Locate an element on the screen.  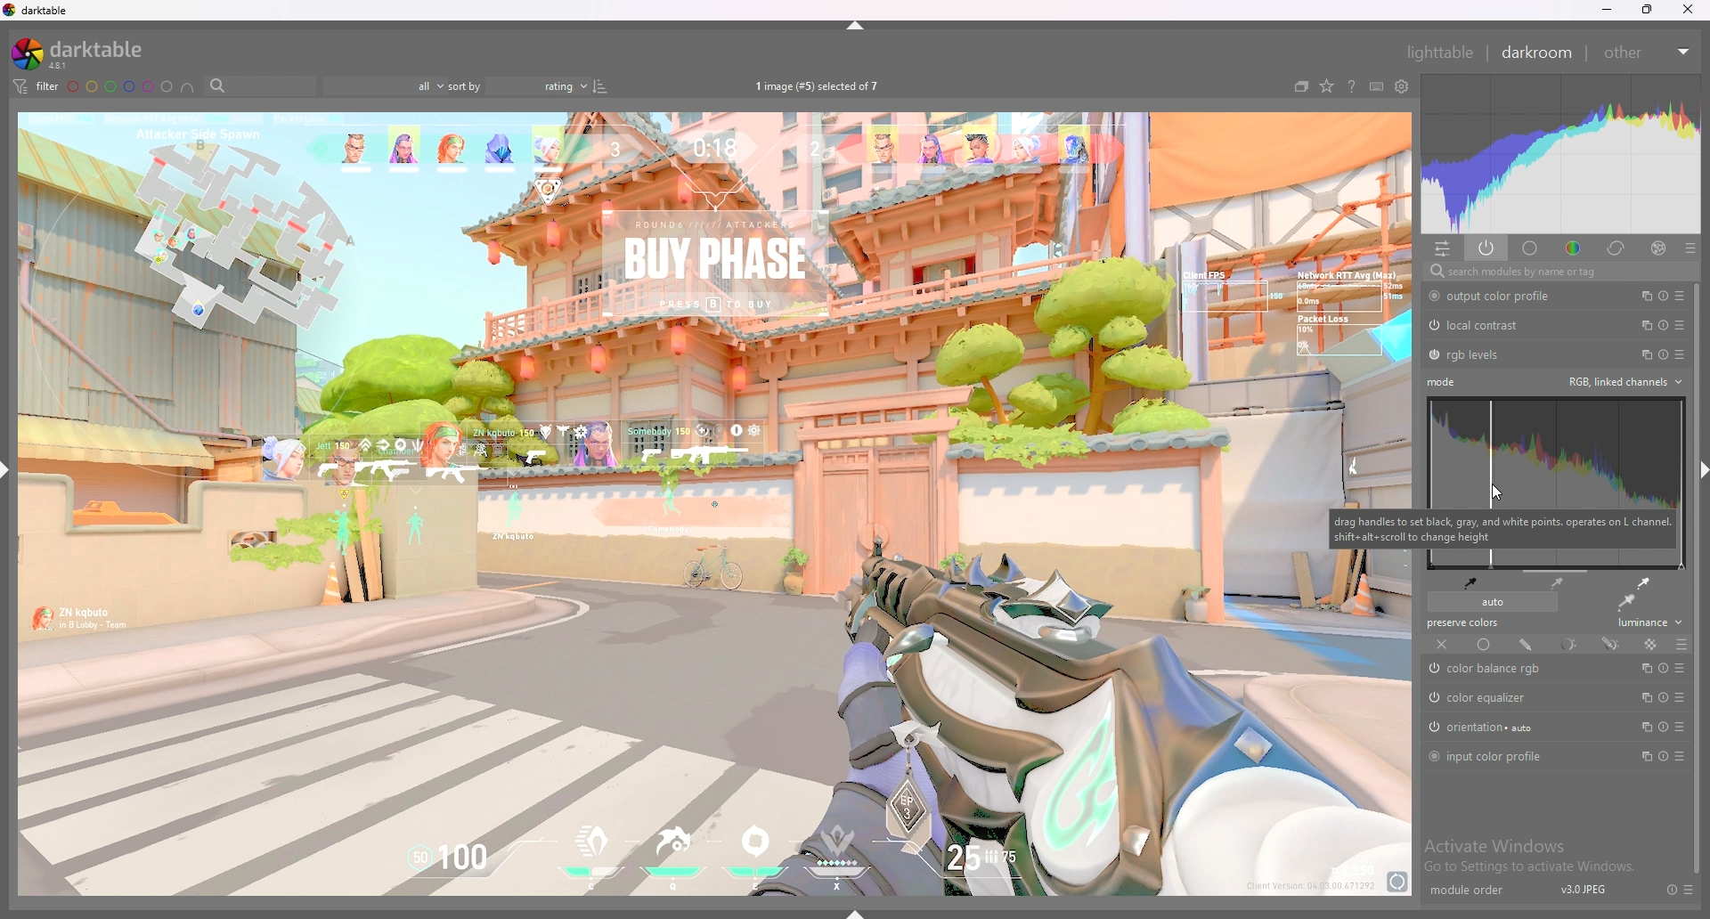
other is located at coordinates (1644, 53).